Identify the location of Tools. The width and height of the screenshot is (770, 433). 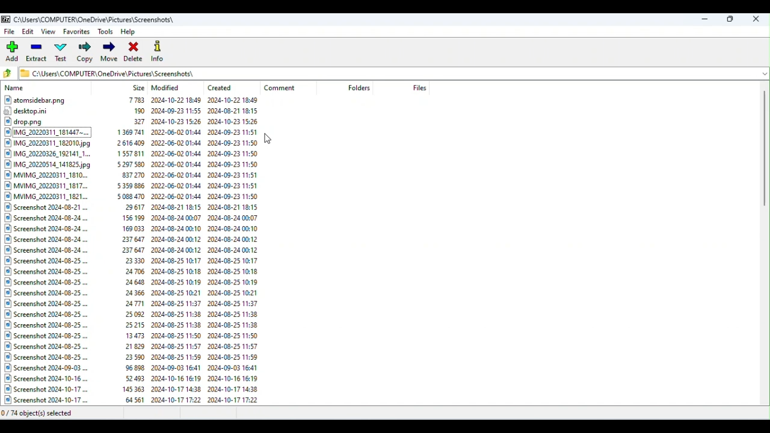
(106, 31).